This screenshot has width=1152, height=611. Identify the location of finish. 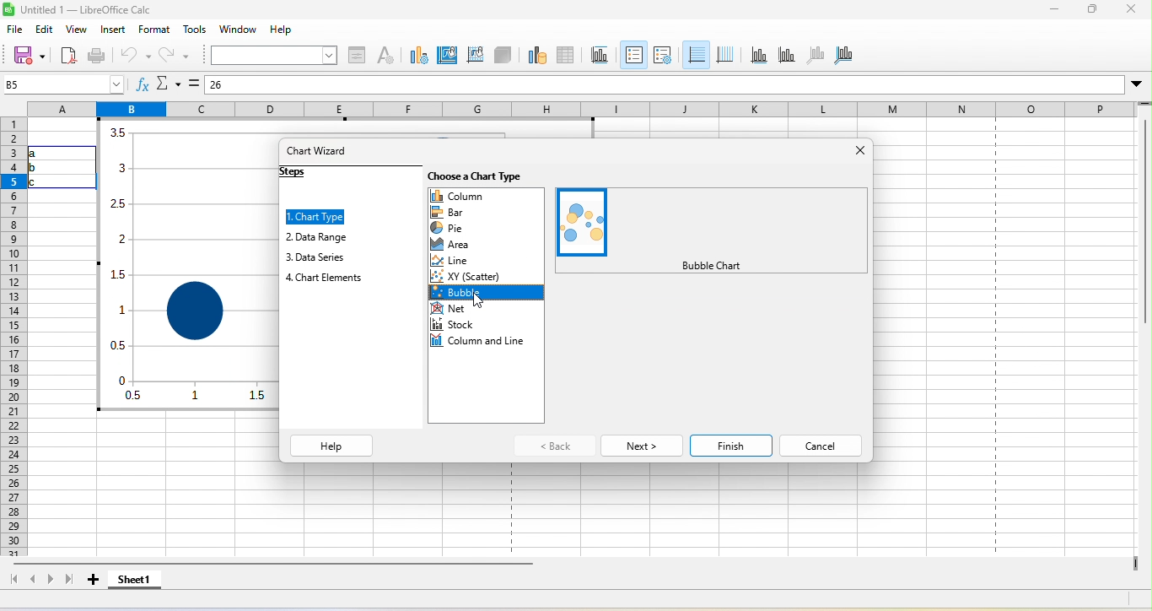
(731, 442).